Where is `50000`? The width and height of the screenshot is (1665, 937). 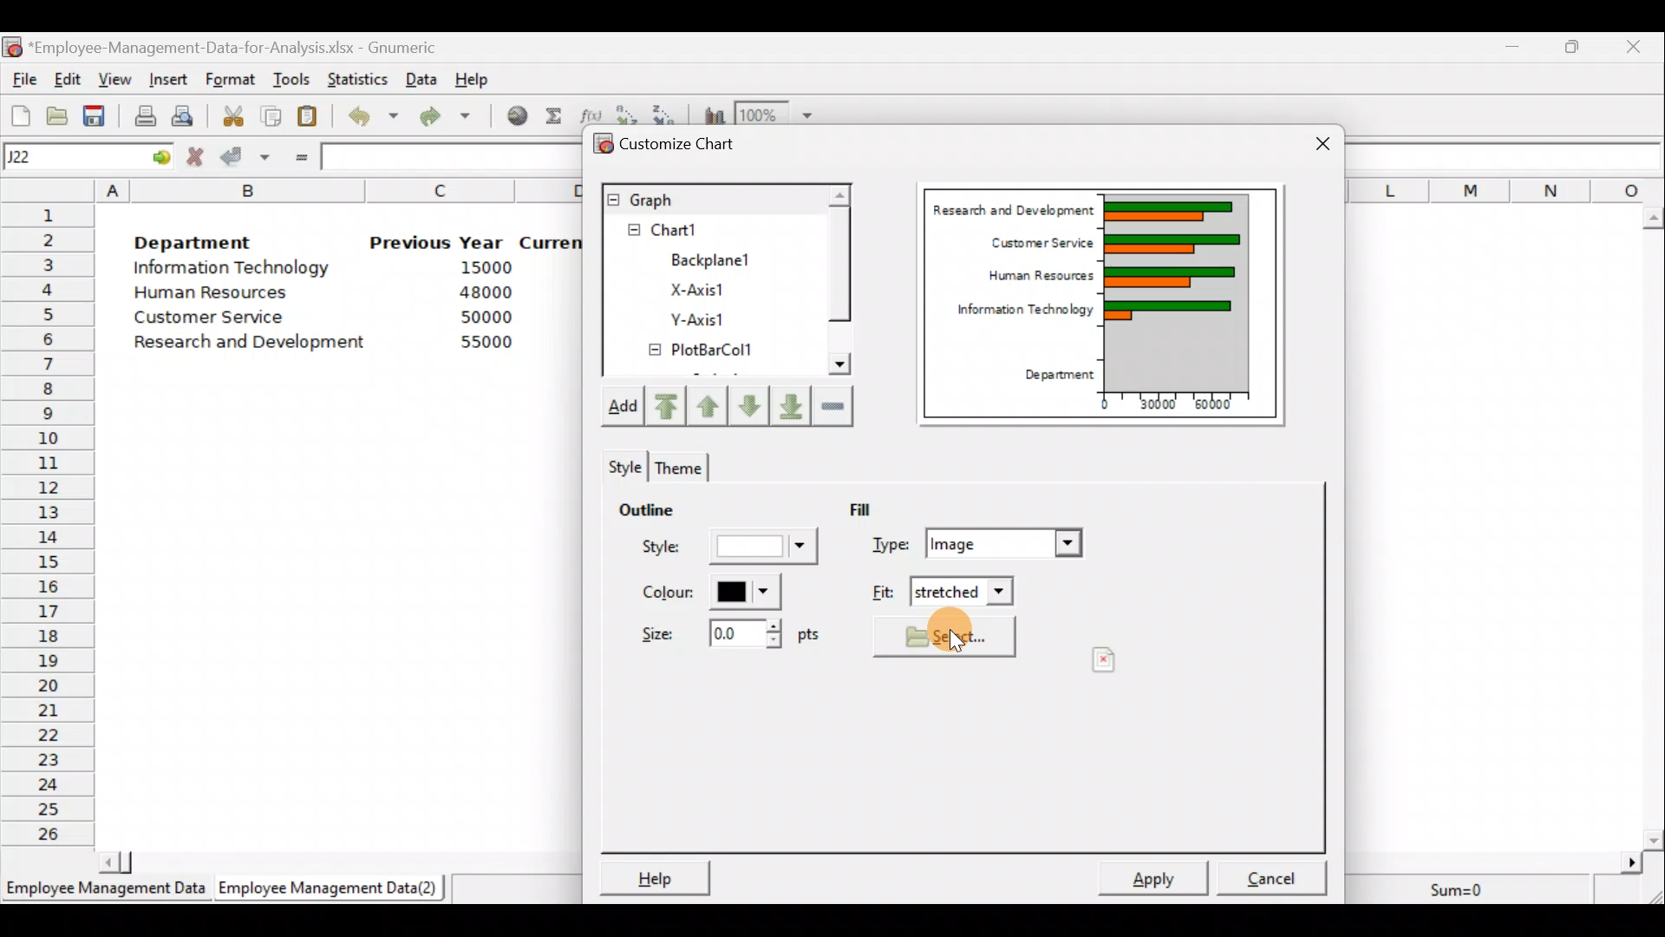
50000 is located at coordinates (483, 317).